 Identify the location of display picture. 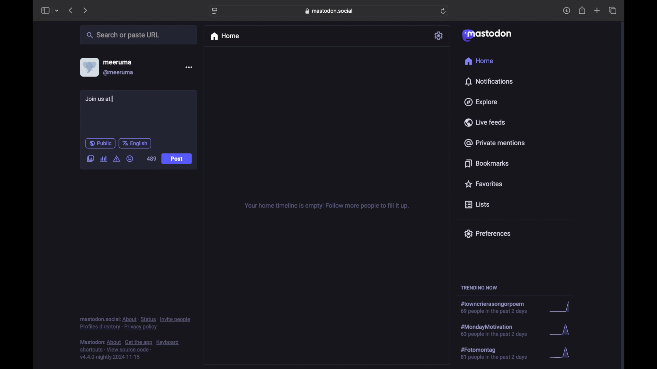
(89, 67).